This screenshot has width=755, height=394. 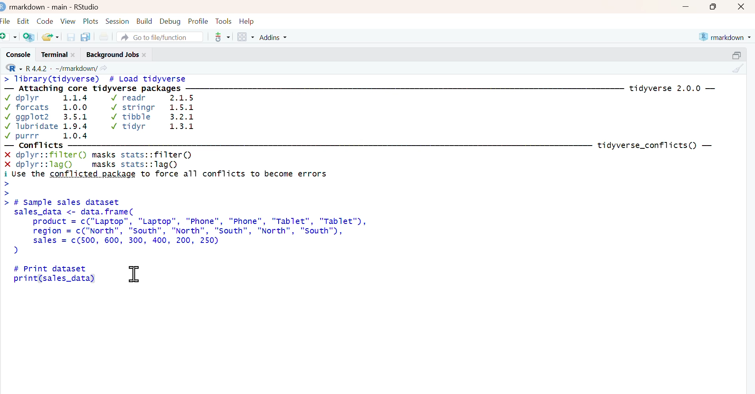 What do you see at coordinates (45, 19) in the screenshot?
I see `Code` at bounding box center [45, 19].